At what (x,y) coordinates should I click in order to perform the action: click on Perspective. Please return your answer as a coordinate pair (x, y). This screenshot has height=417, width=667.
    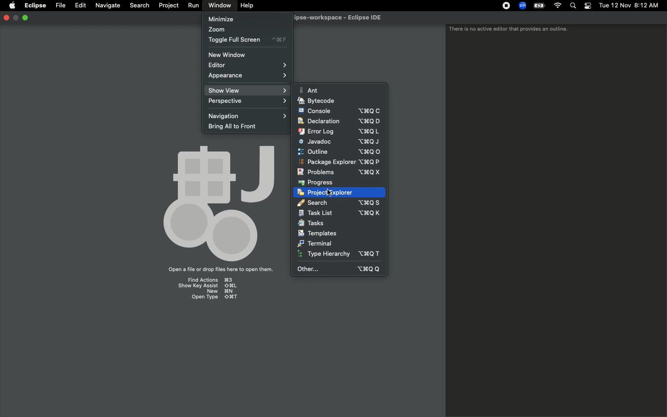
    Looking at the image, I should click on (246, 103).